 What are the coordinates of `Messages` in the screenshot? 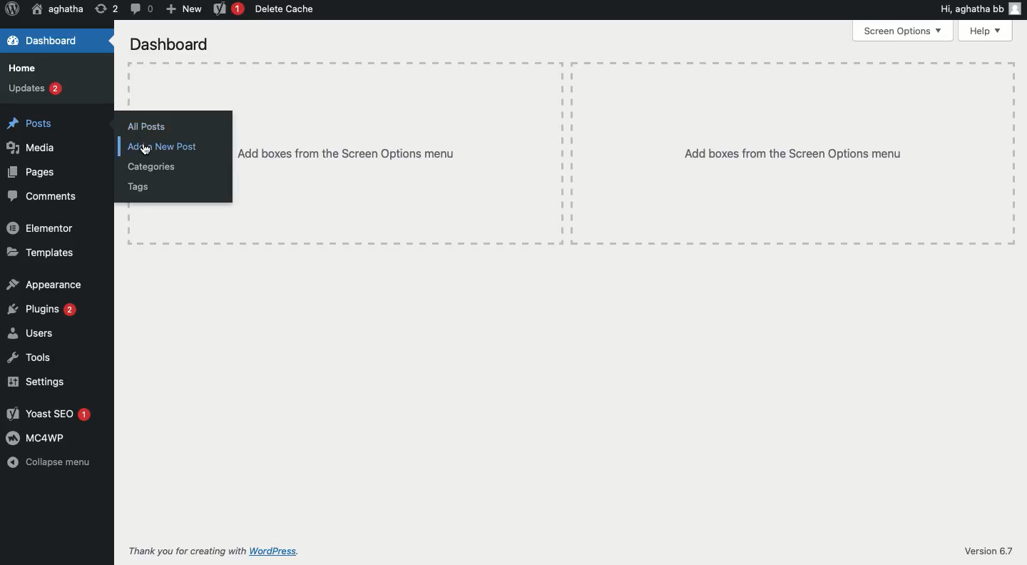 It's located at (143, 9).